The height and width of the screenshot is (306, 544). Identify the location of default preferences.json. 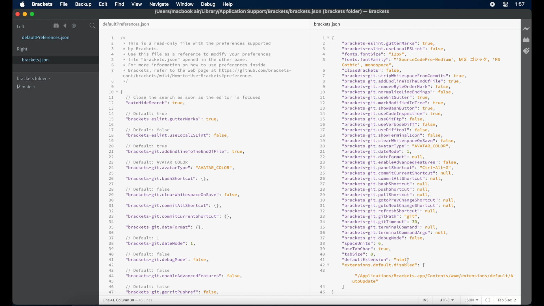
(126, 24).